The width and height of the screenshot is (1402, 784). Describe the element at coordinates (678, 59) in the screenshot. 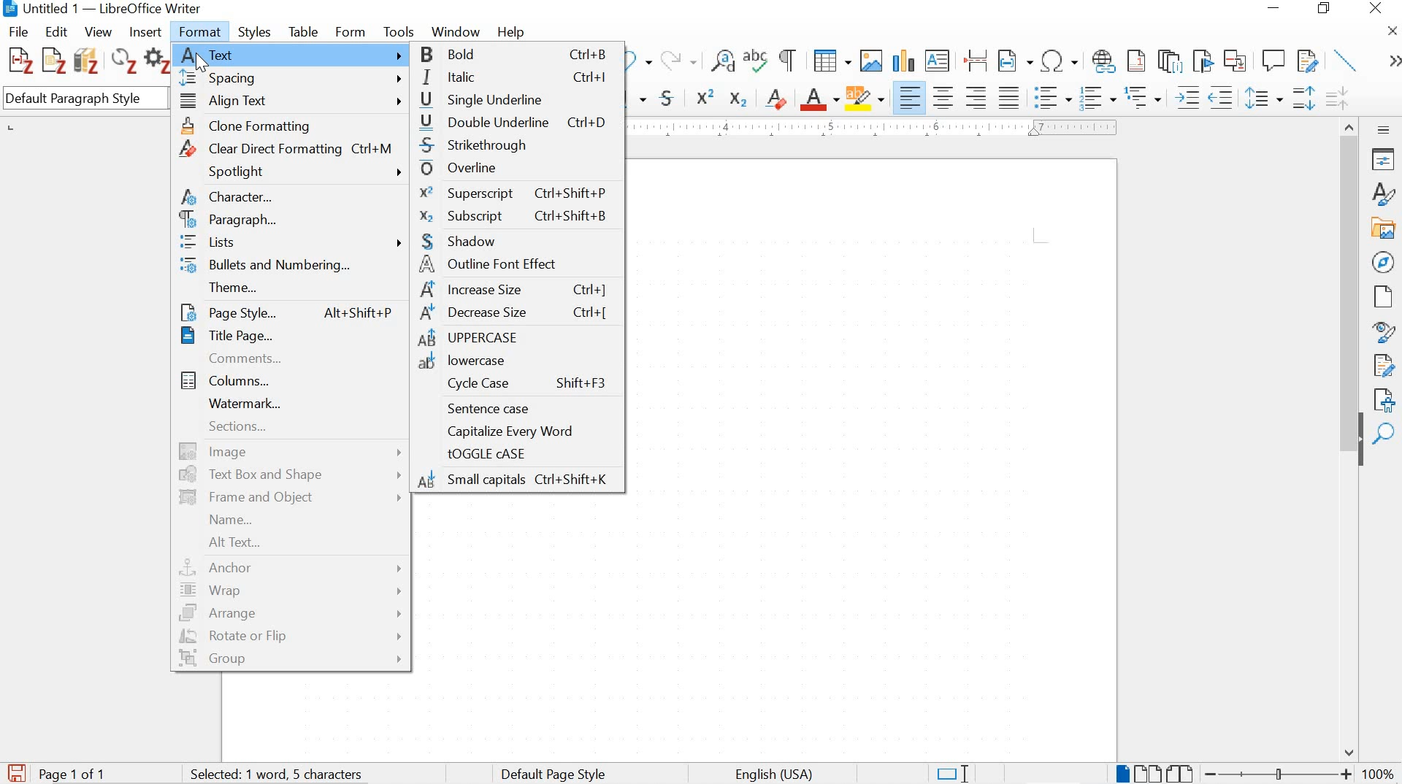

I see `redo` at that location.